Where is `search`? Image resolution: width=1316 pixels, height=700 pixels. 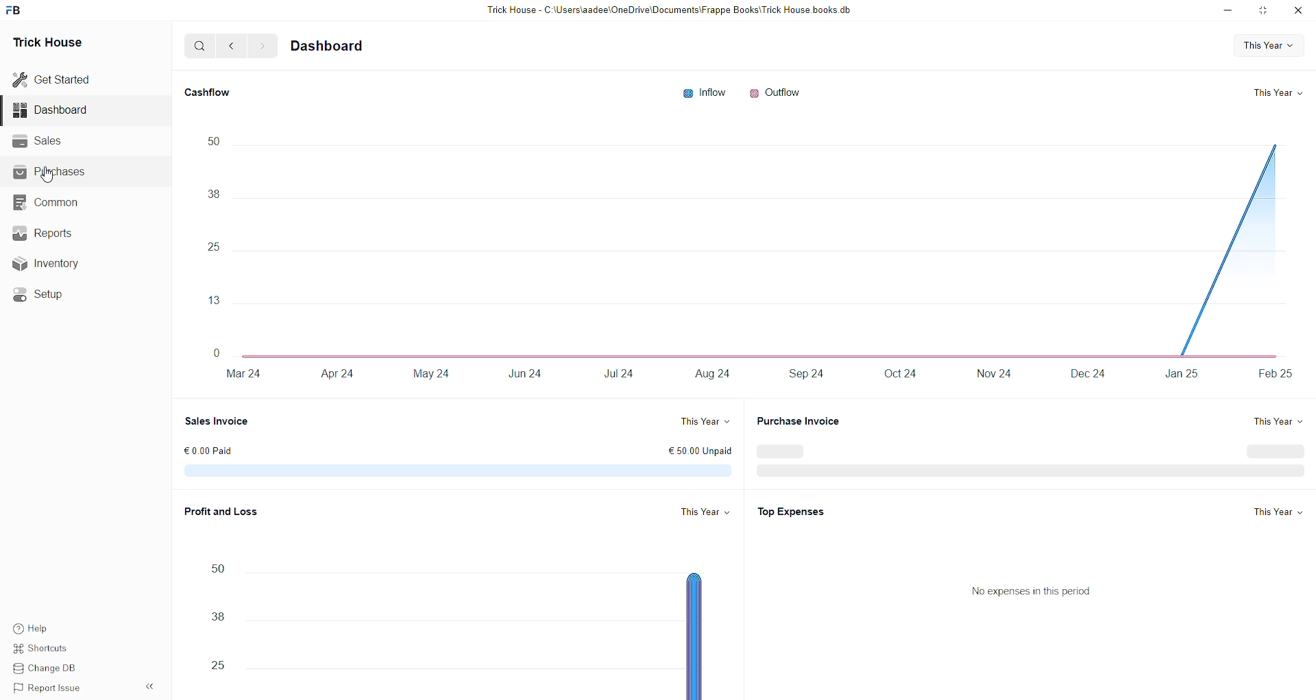 search is located at coordinates (198, 46).